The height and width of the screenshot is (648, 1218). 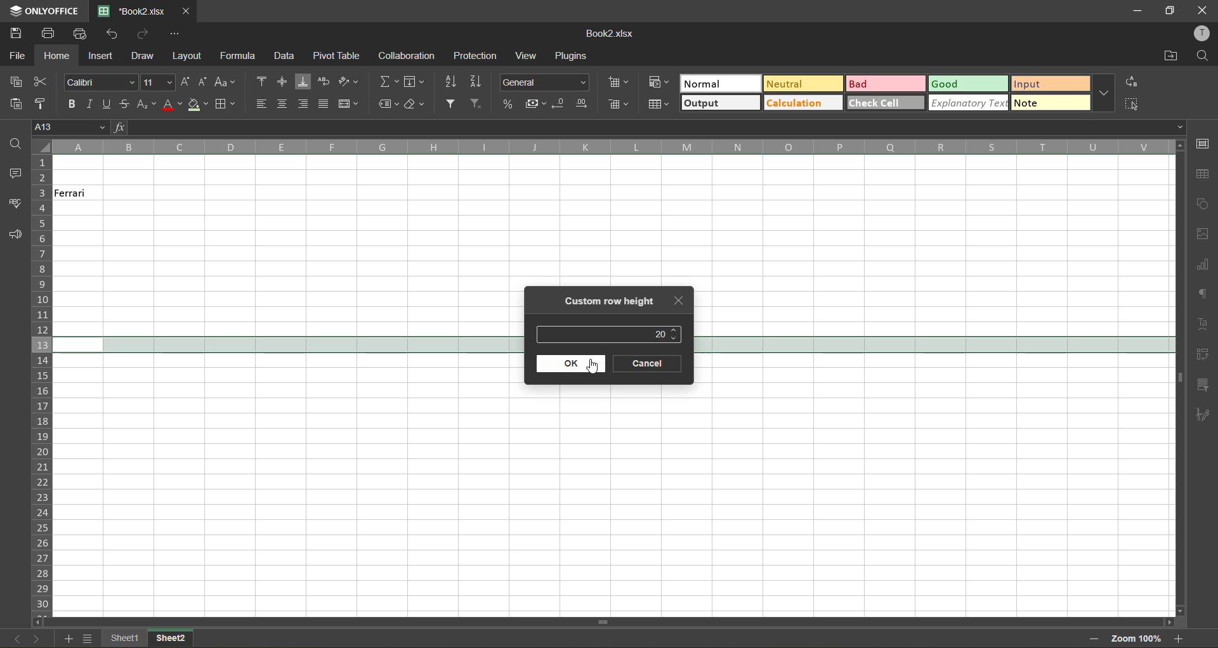 What do you see at coordinates (594, 369) in the screenshot?
I see `Cursor` at bounding box center [594, 369].